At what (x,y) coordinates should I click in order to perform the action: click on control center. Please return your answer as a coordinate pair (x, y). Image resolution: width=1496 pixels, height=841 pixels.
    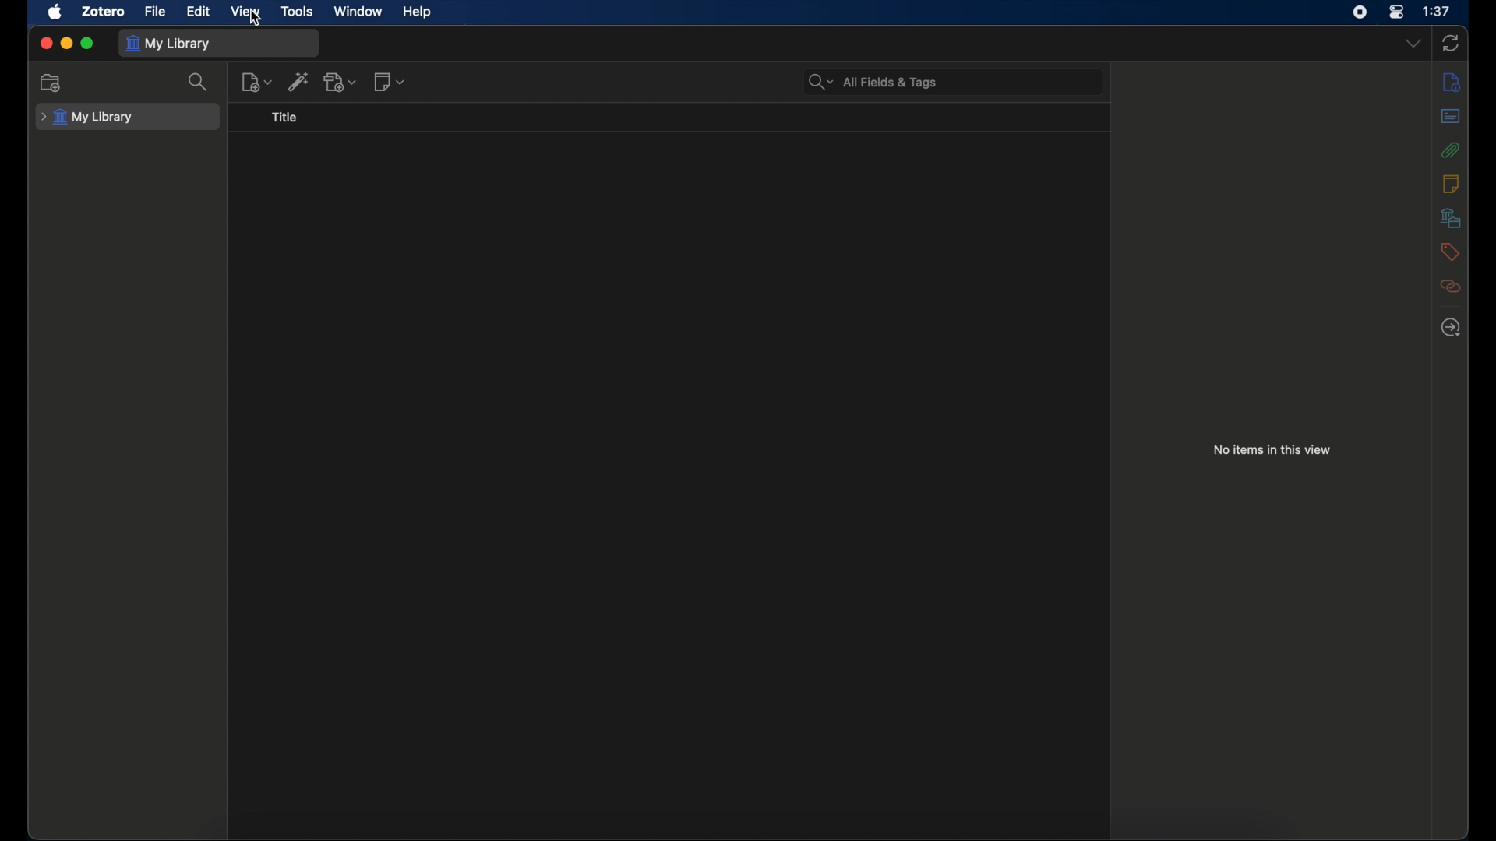
    Looking at the image, I should click on (1396, 12).